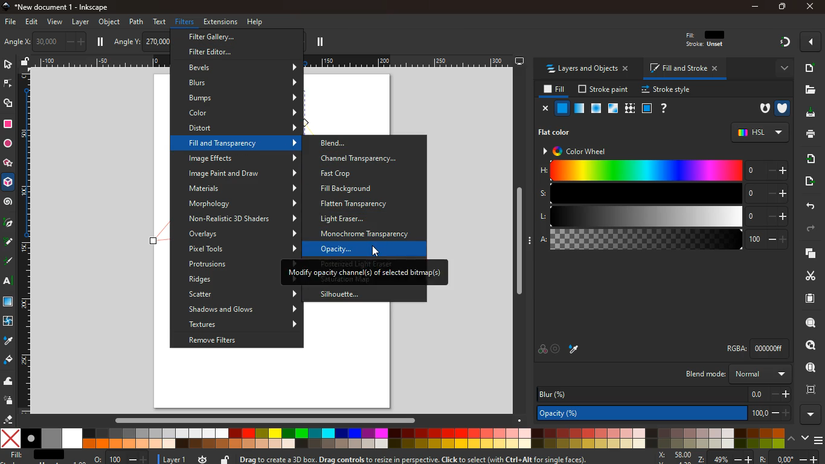  Describe the element at coordinates (811, 390) in the screenshot. I see `frame` at that location.